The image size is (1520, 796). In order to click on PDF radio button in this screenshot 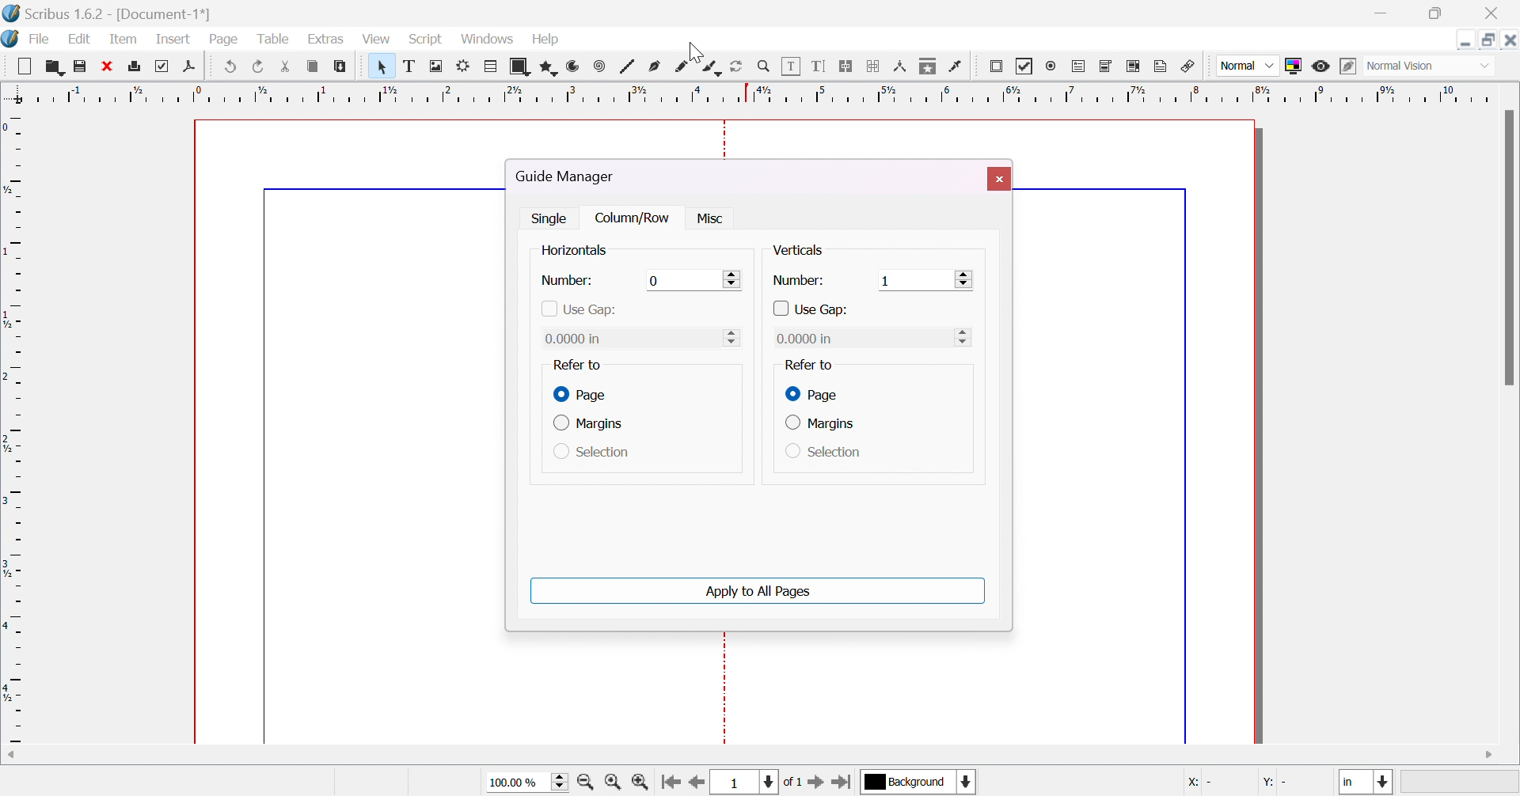, I will do `click(1052, 66)`.